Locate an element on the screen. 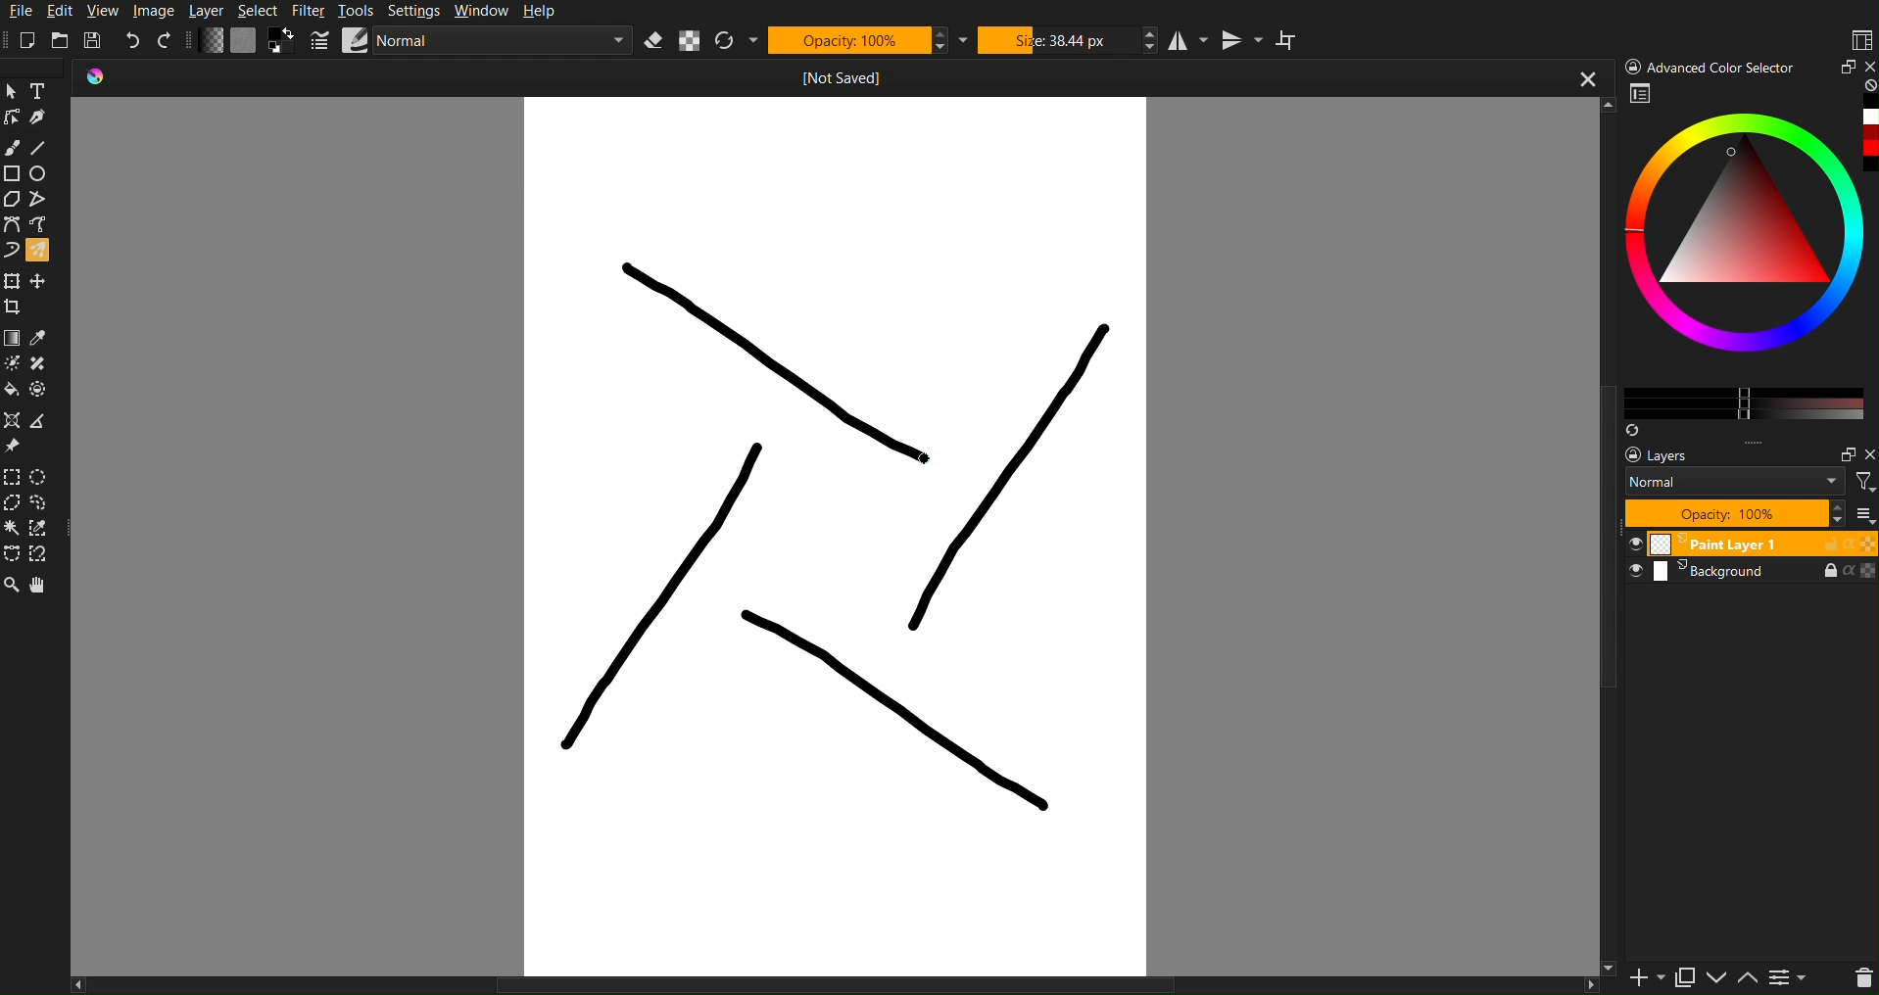  Eclipse is located at coordinates (43, 174).